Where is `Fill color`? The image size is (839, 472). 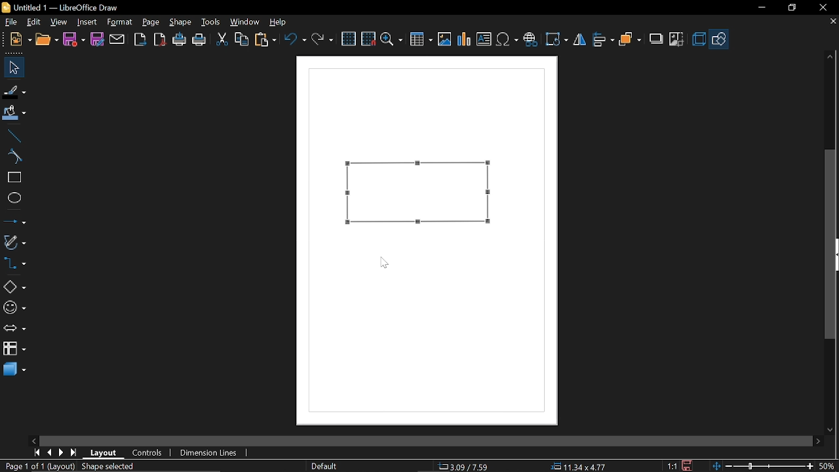 Fill color is located at coordinates (14, 115).